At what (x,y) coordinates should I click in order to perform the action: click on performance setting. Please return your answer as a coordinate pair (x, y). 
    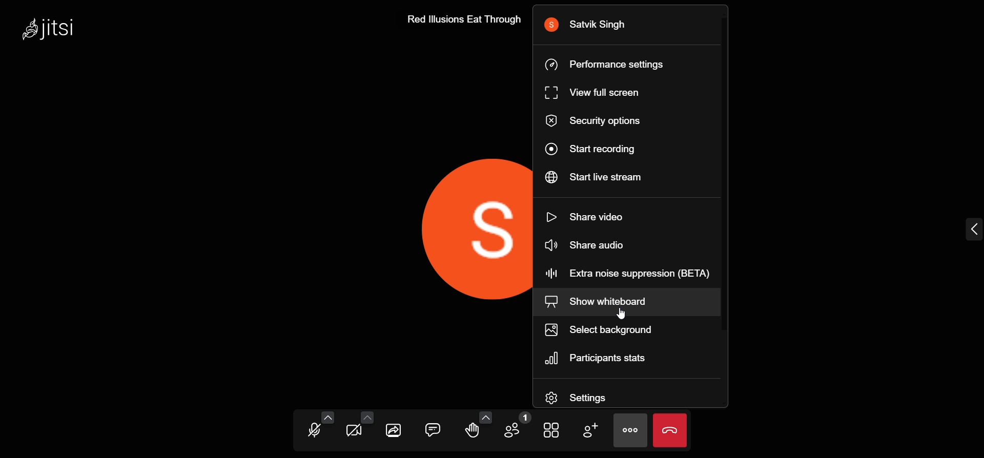
    Looking at the image, I should click on (614, 63).